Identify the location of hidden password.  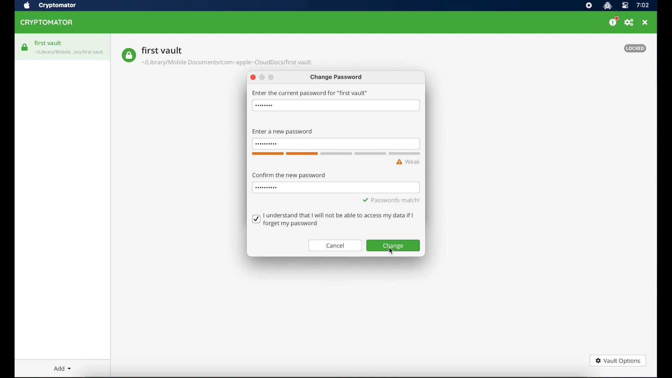
(264, 106).